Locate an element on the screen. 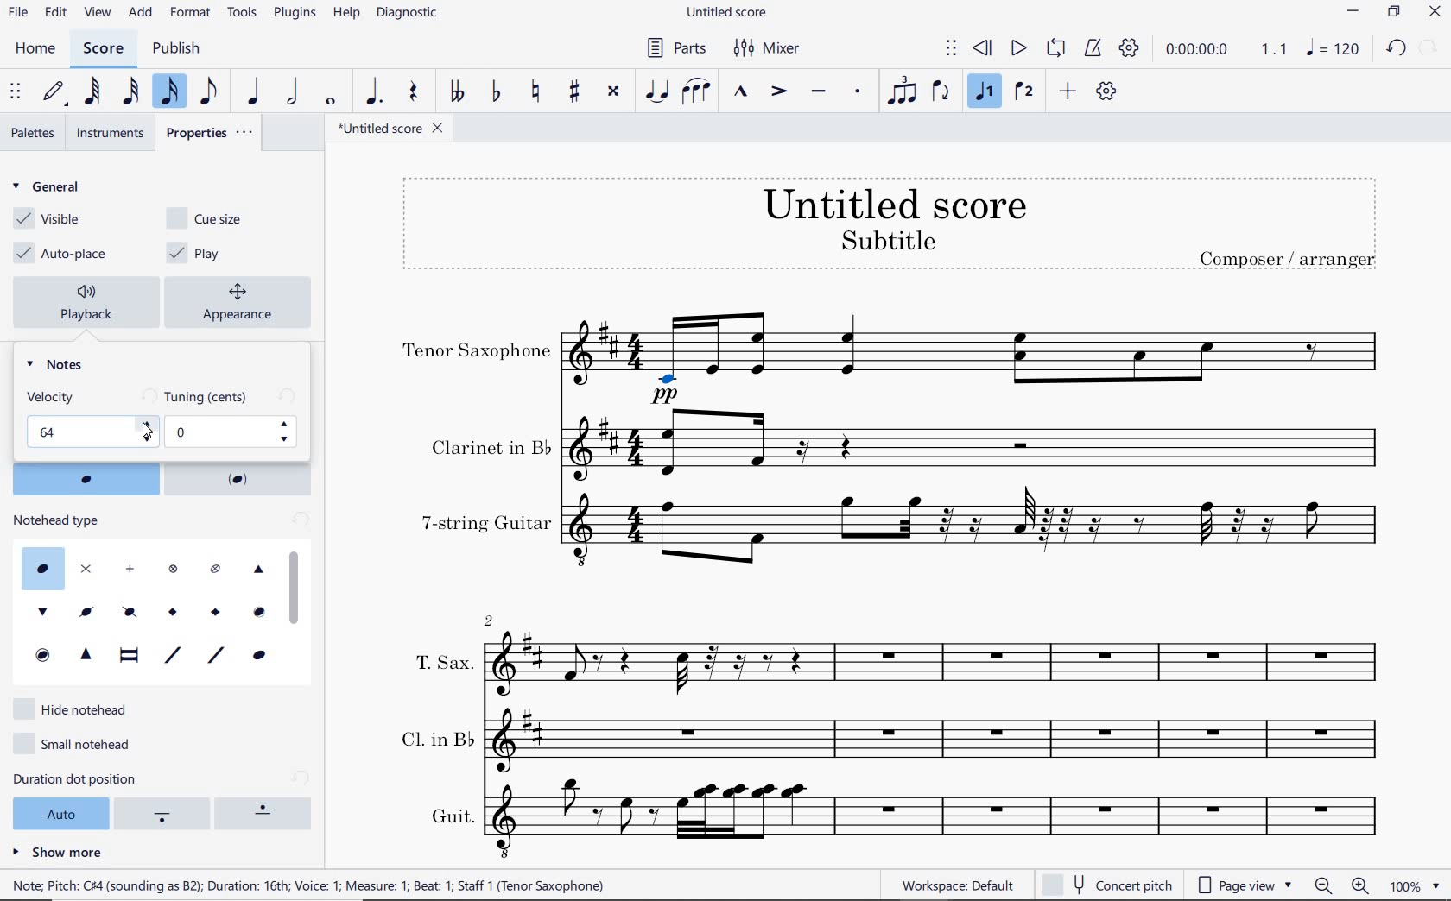  note:pitch is located at coordinates (309, 885).